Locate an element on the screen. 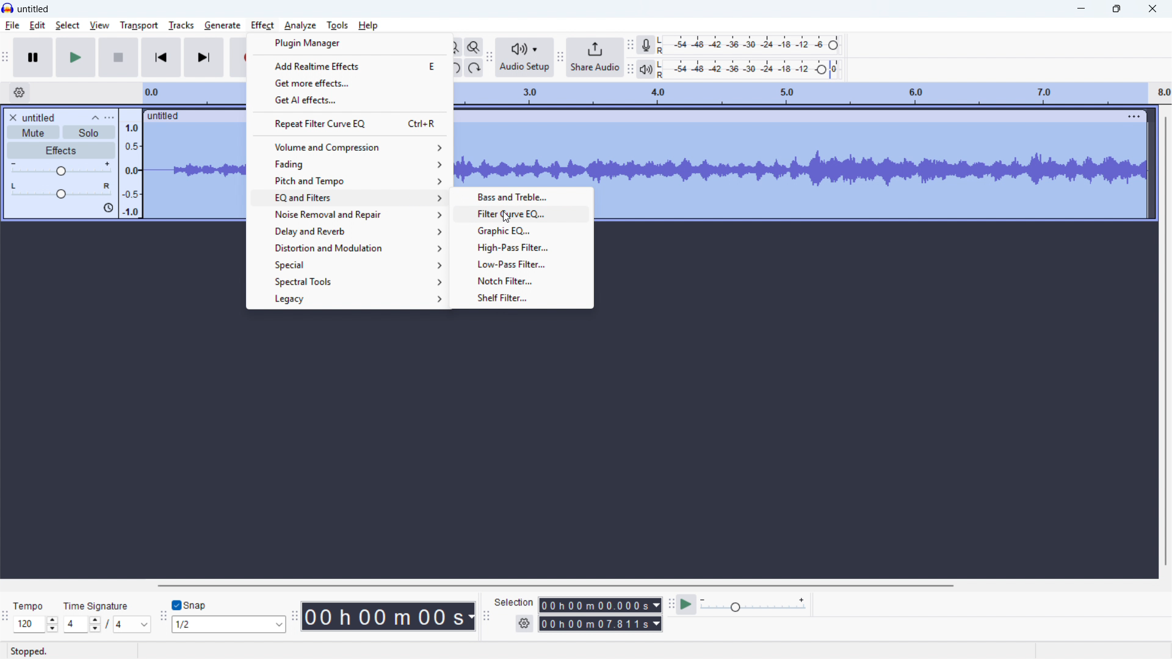 The image size is (1172, 659). toggle zoom is located at coordinates (474, 48).